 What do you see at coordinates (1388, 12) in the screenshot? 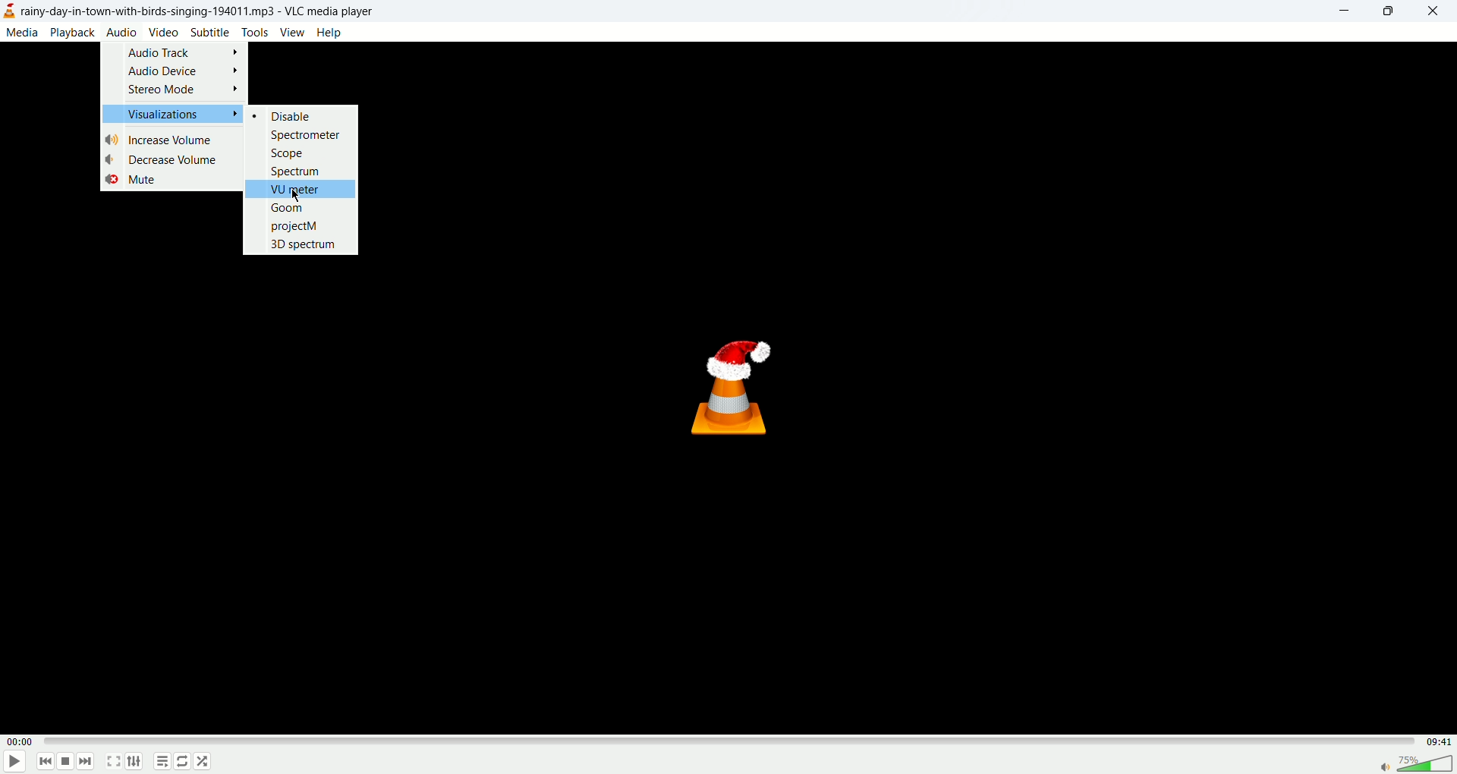
I see `maximize` at bounding box center [1388, 12].